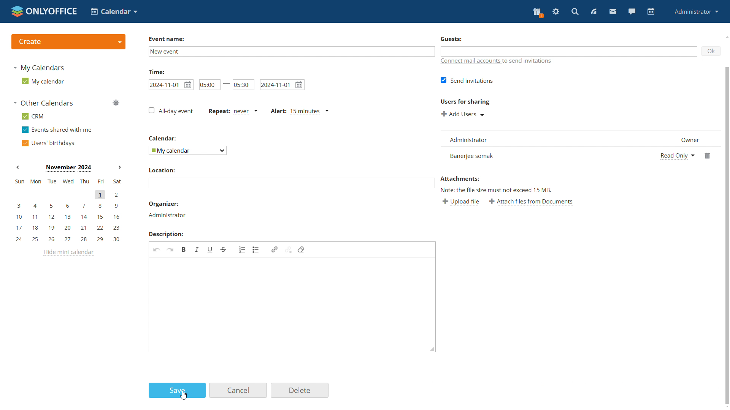 This screenshot has height=410, width=730. I want to click on Set user permission, so click(677, 155).